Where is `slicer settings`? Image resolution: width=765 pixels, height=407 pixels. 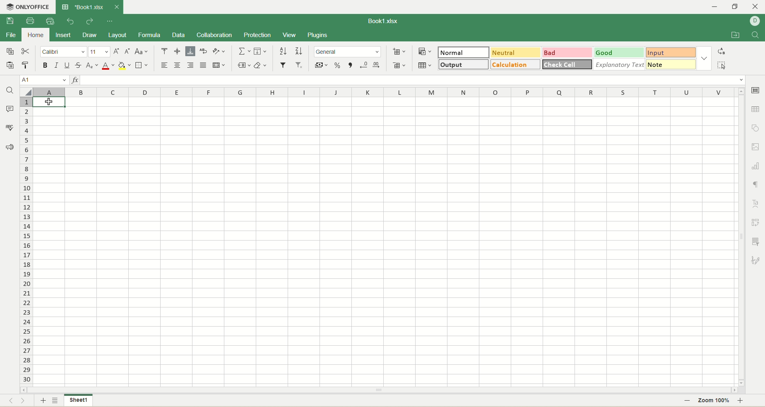
slicer settings is located at coordinates (757, 242).